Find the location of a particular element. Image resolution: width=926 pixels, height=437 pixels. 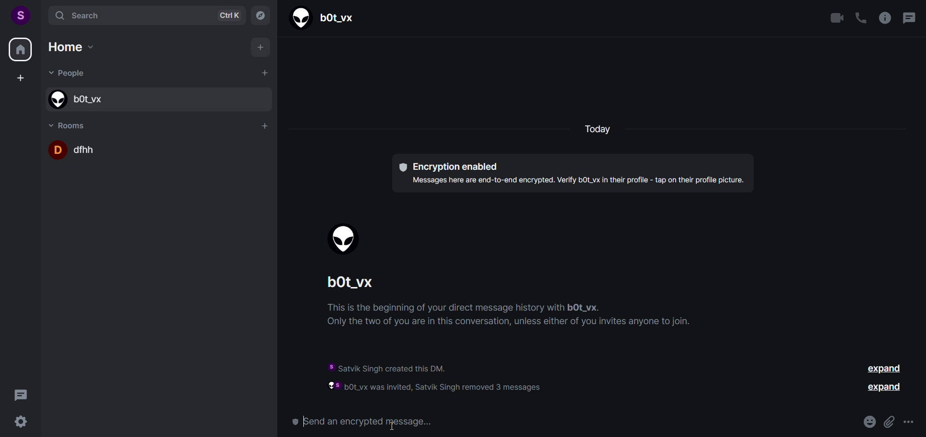

room is located at coordinates (70, 124).